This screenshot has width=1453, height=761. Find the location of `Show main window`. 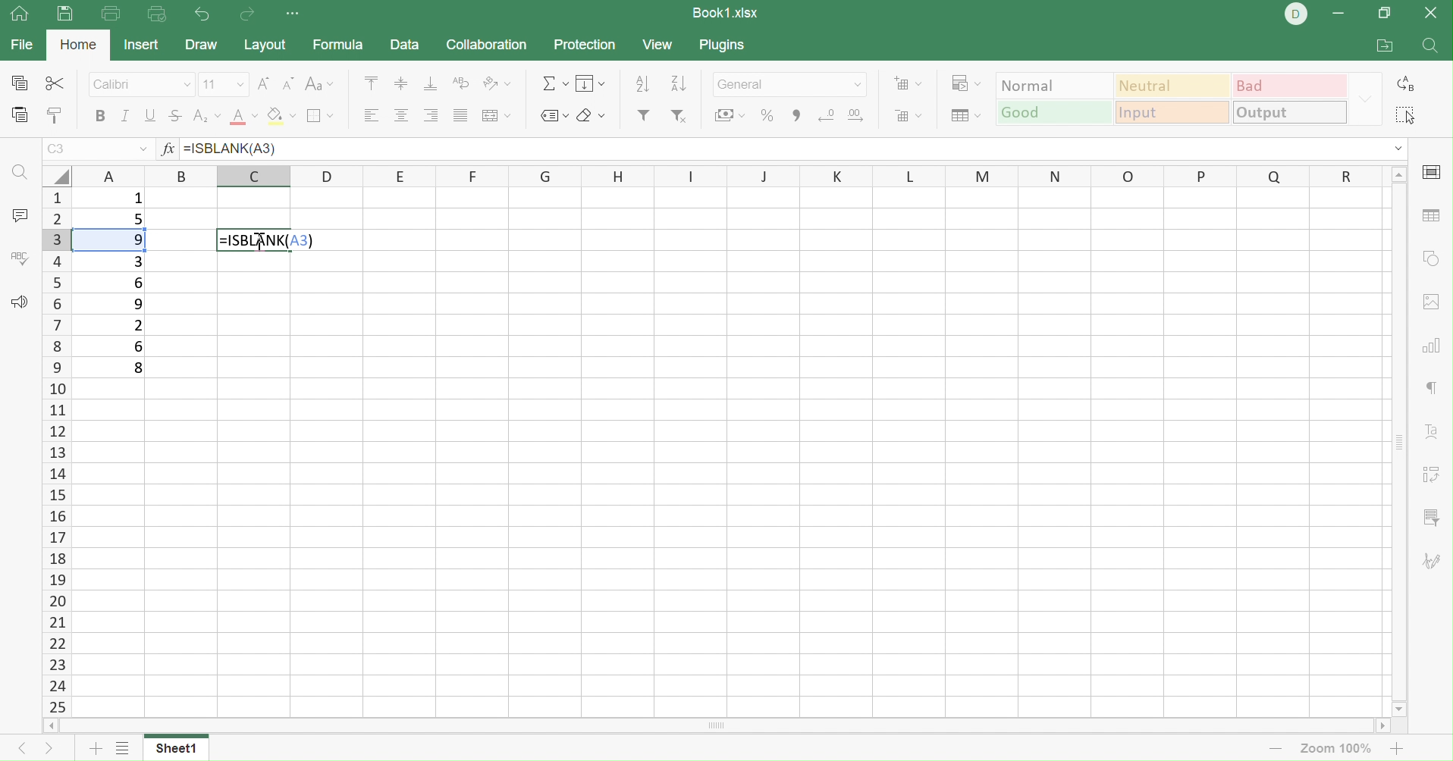

Show main window is located at coordinates (18, 14).